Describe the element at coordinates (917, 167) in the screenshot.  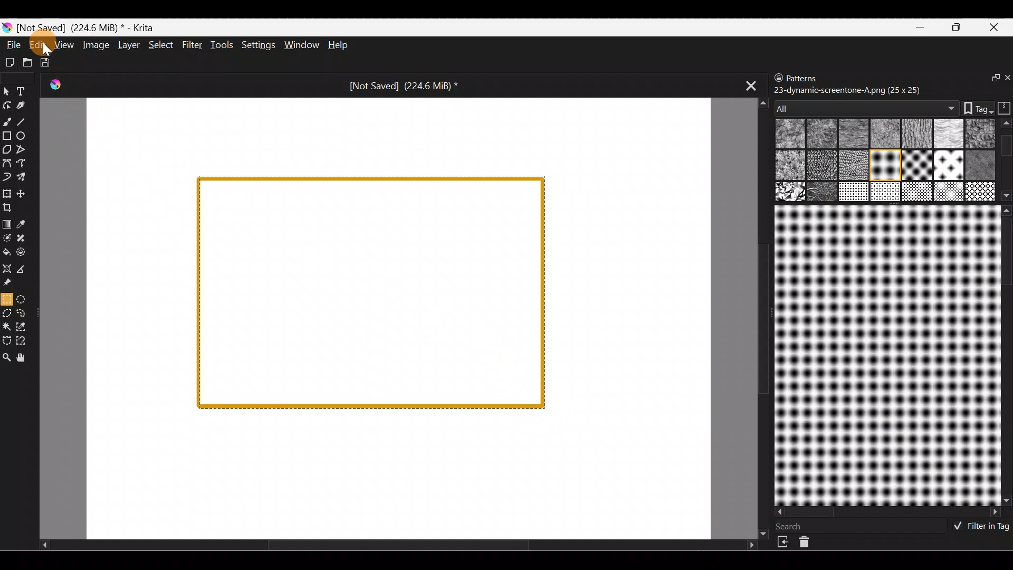
I see `11 drawed_furry.png` at that location.